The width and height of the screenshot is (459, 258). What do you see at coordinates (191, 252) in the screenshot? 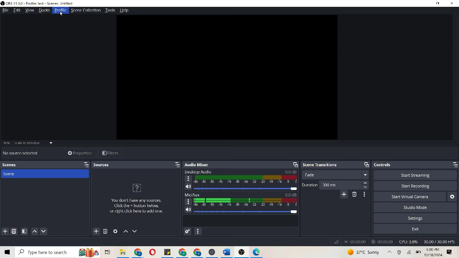
I see `chrome icon` at bounding box center [191, 252].